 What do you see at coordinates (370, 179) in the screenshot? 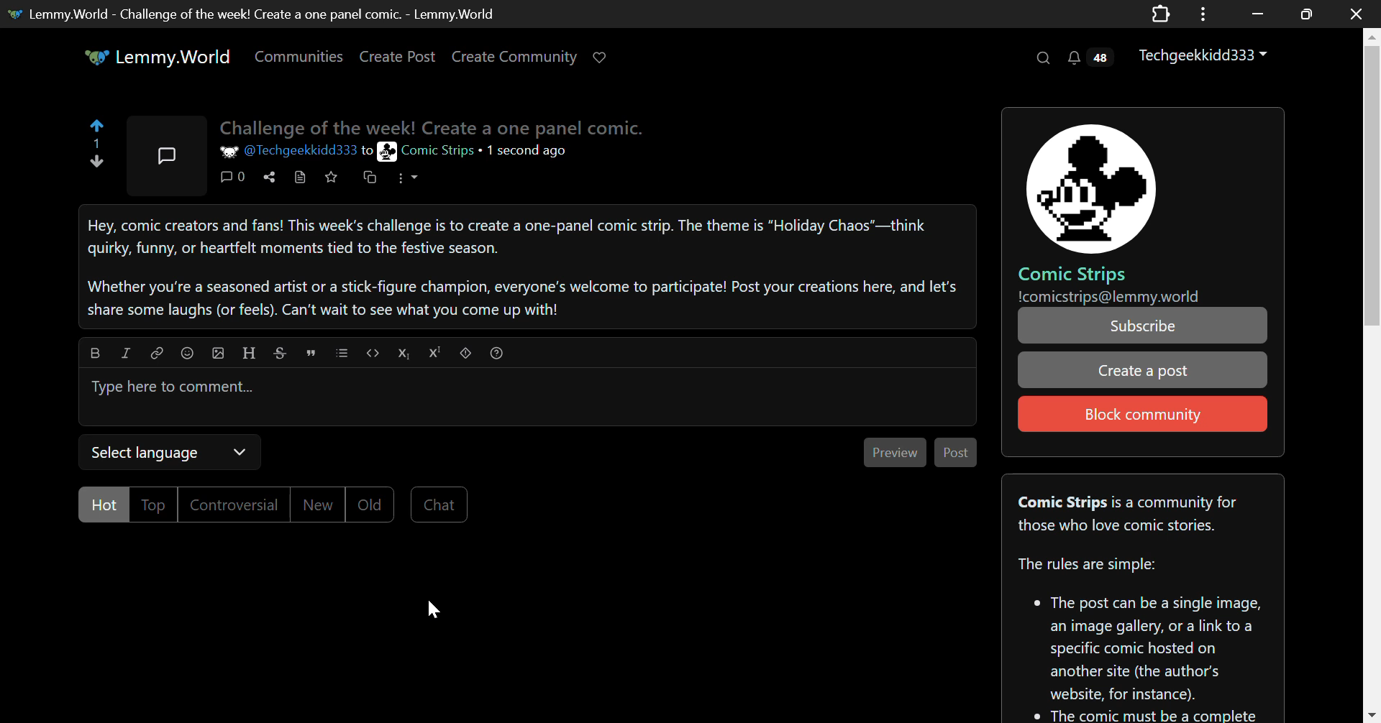
I see `Cross-post` at bounding box center [370, 179].